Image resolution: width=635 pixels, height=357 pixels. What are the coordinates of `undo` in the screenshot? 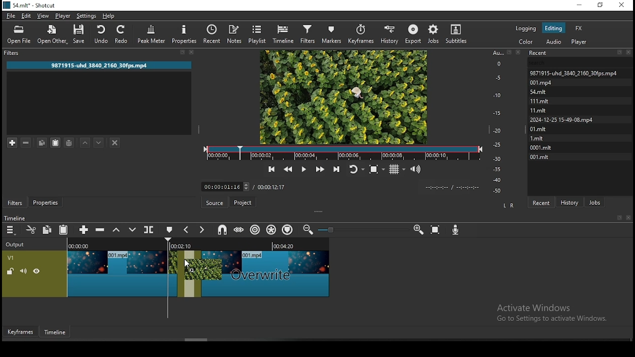 It's located at (101, 34).